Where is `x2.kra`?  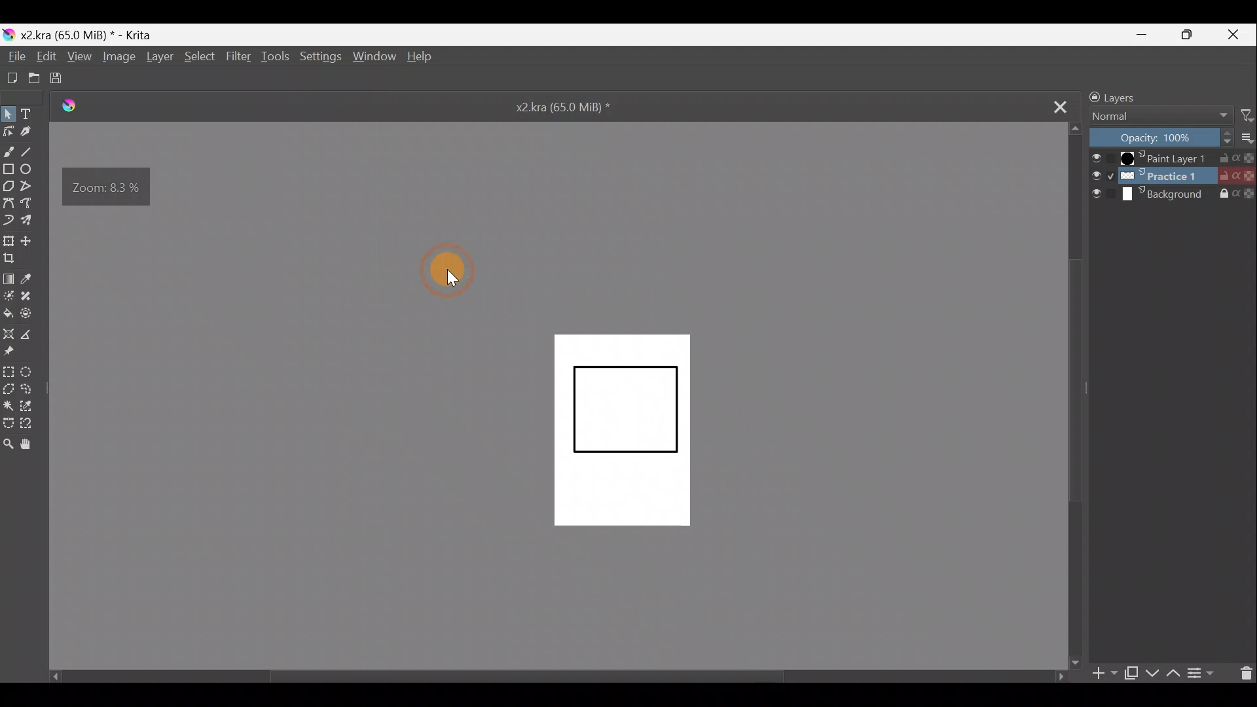 x2.kra is located at coordinates (79, 35).